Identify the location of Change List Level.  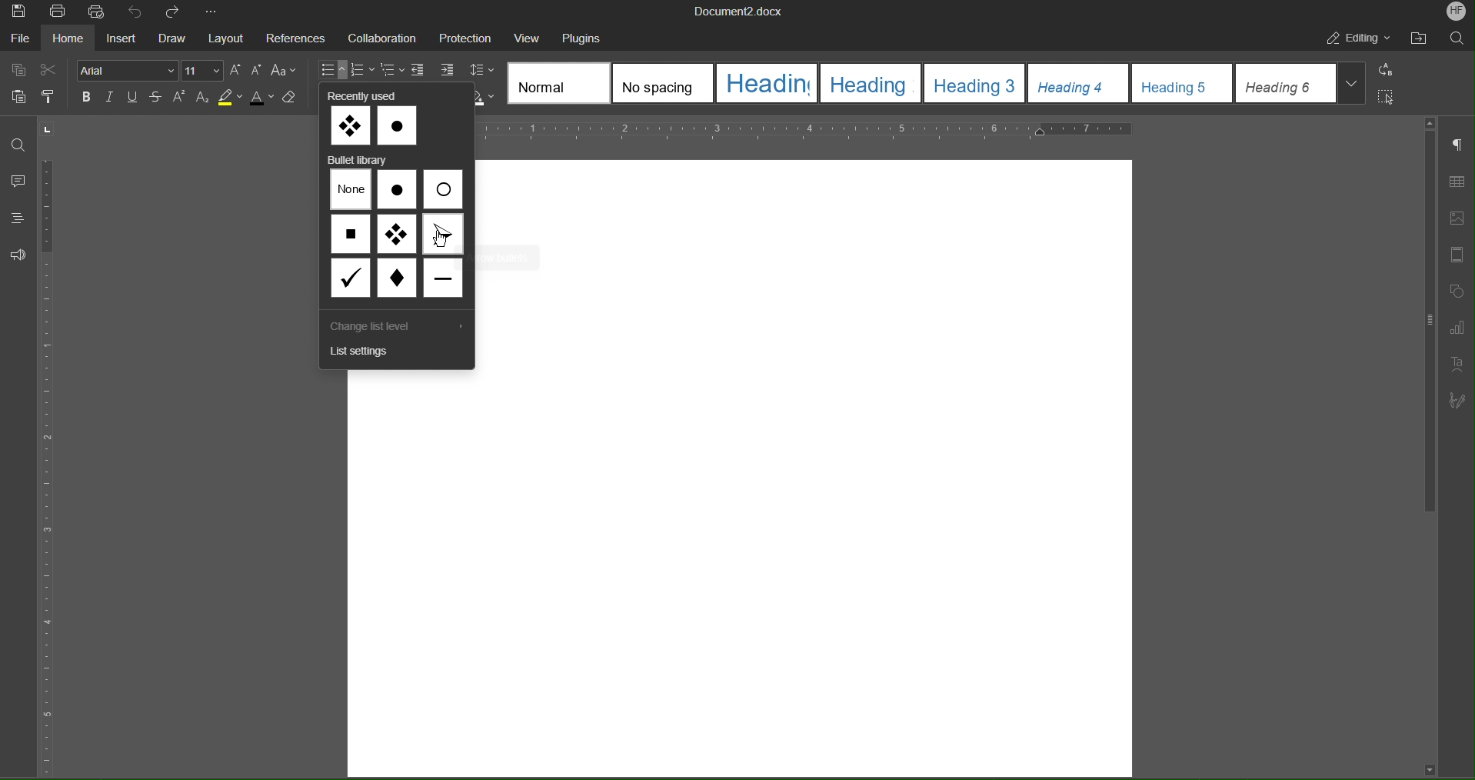
(385, 329).